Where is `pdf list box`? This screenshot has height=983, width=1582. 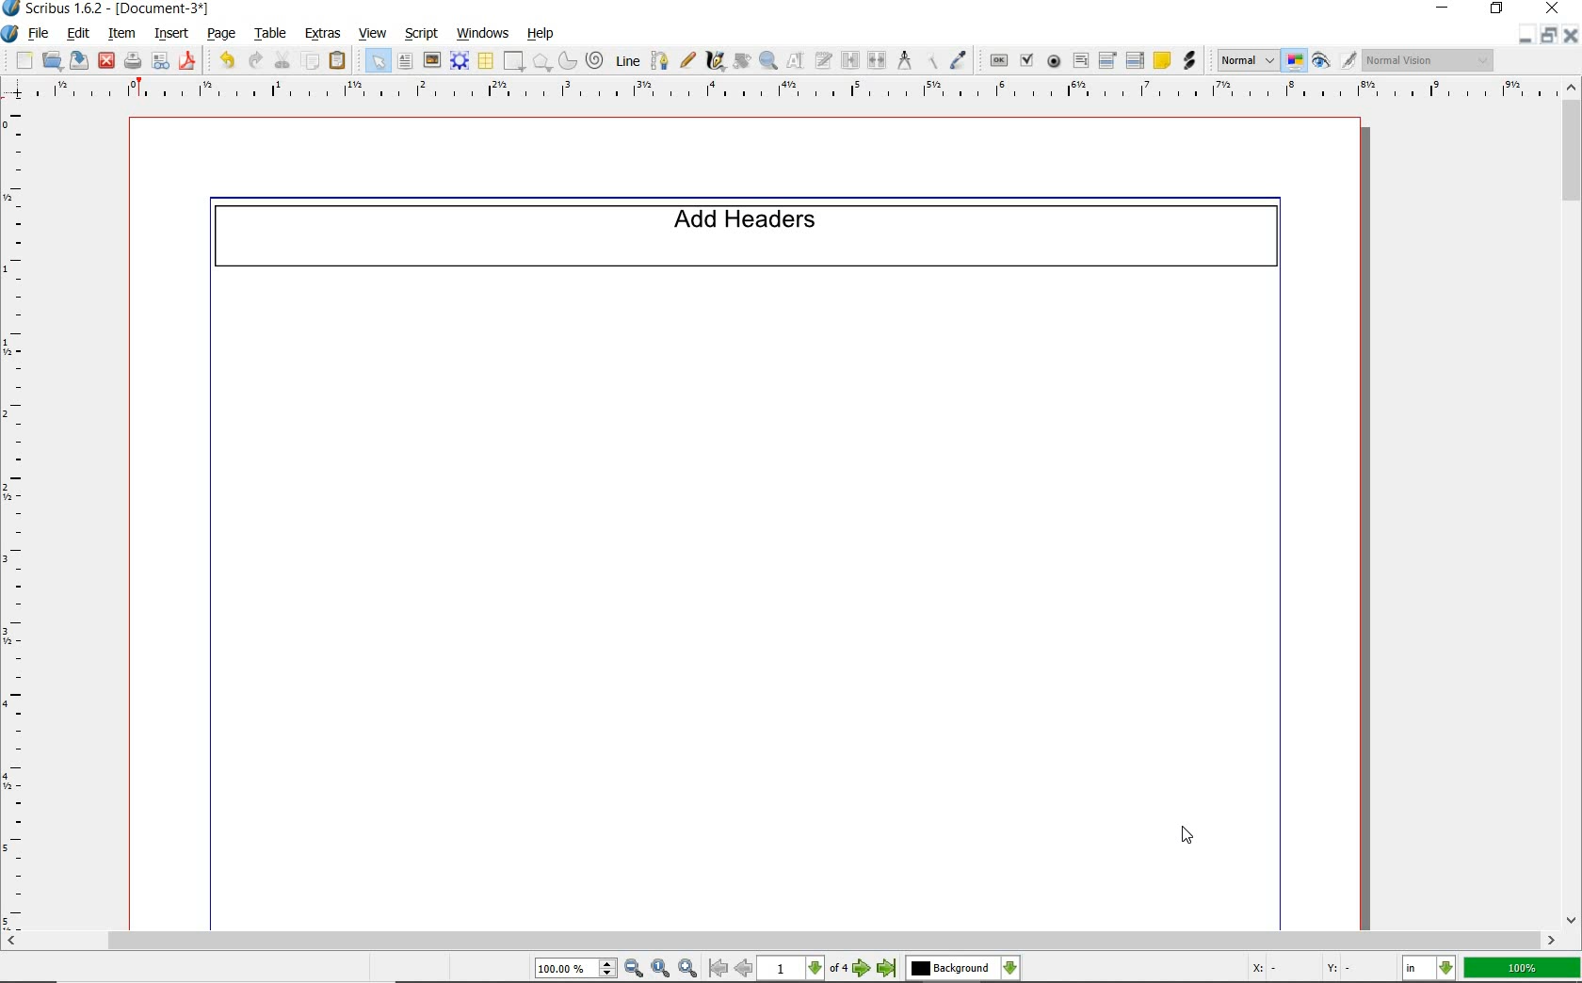
pdf list box is located at coordinates (1136, 59).